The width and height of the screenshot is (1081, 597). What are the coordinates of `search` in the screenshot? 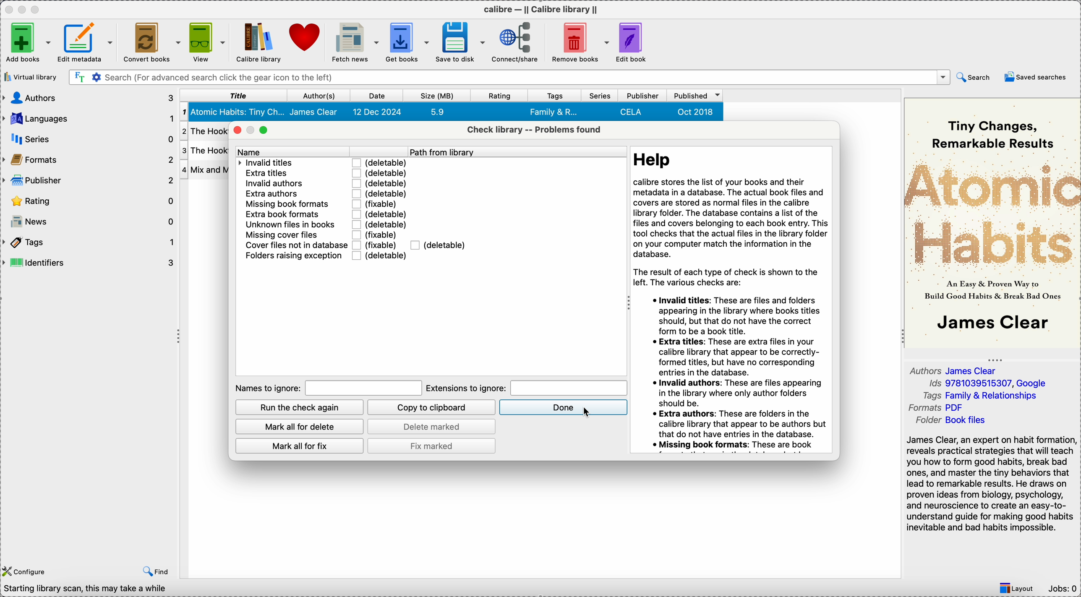 It's located at (975, 78).